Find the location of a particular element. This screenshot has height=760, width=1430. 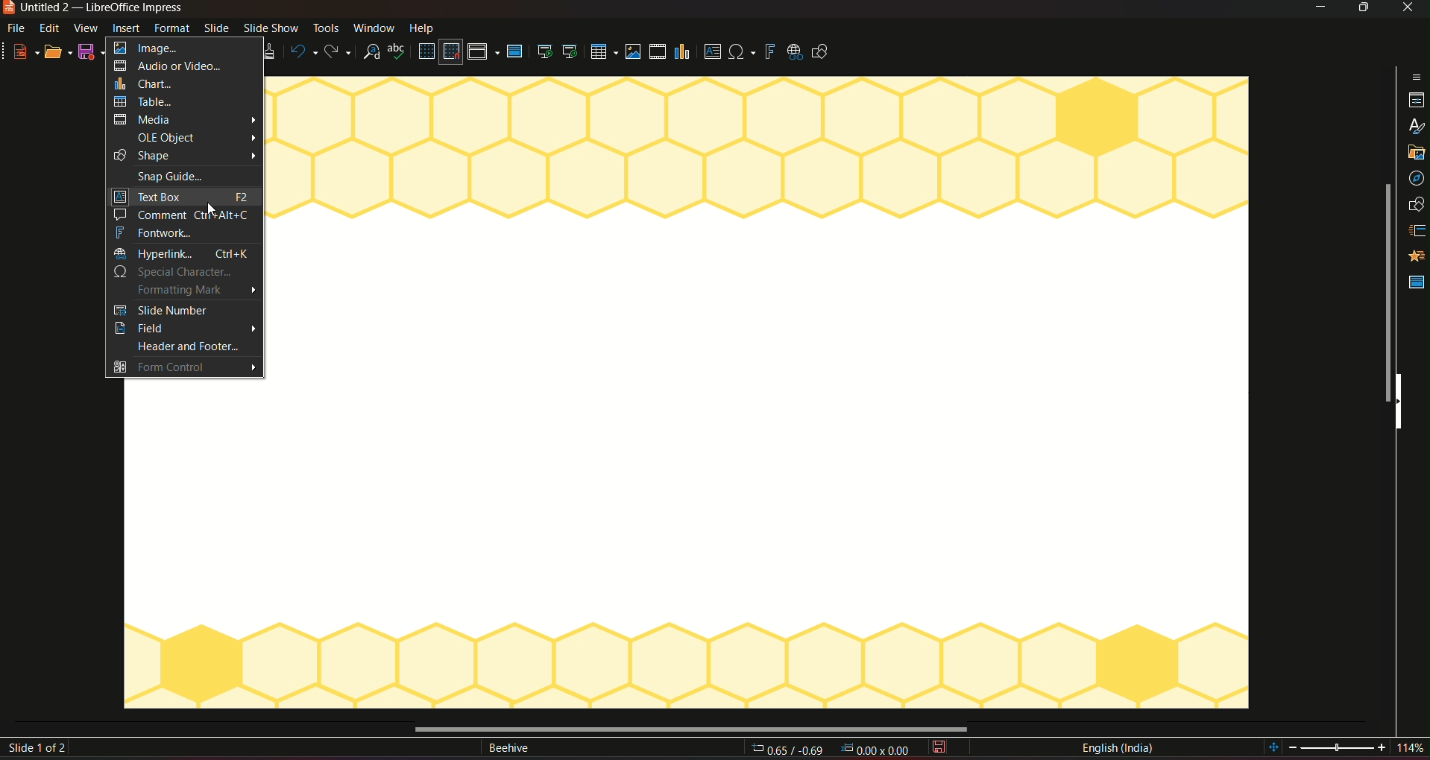

start from first slide is located at coordinates (544, 51).